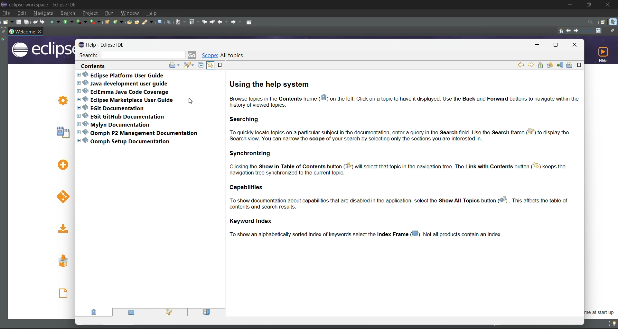  Describe the element at coordinates (613, 22) in the screenshot. I see `java` at that location.